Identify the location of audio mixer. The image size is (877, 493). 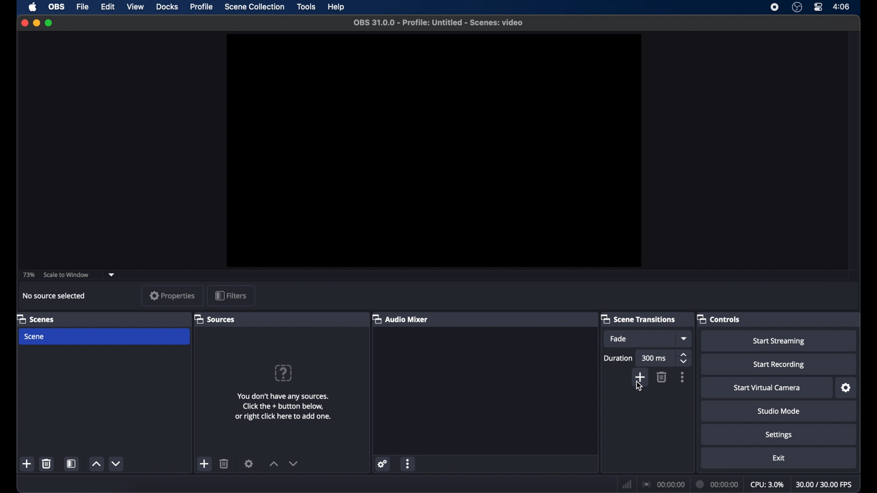
(402, 320).